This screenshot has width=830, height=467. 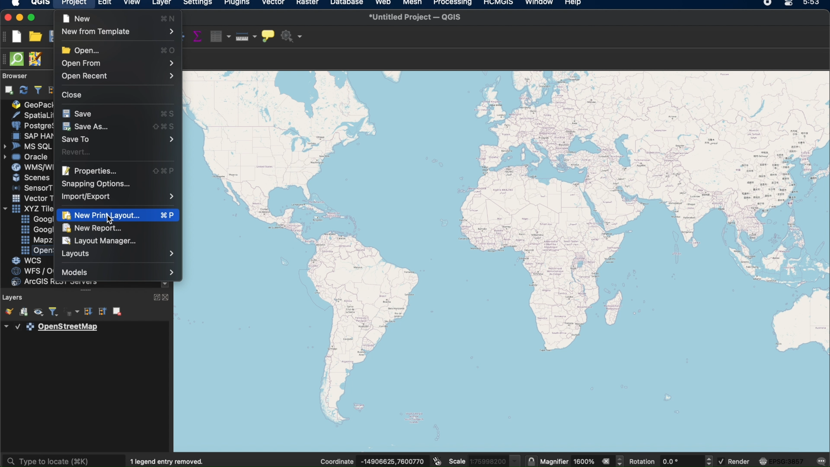 What do you see at coordinates (77, 94) in the screenshot?
I see `Close` at bounding box center [77, 94].